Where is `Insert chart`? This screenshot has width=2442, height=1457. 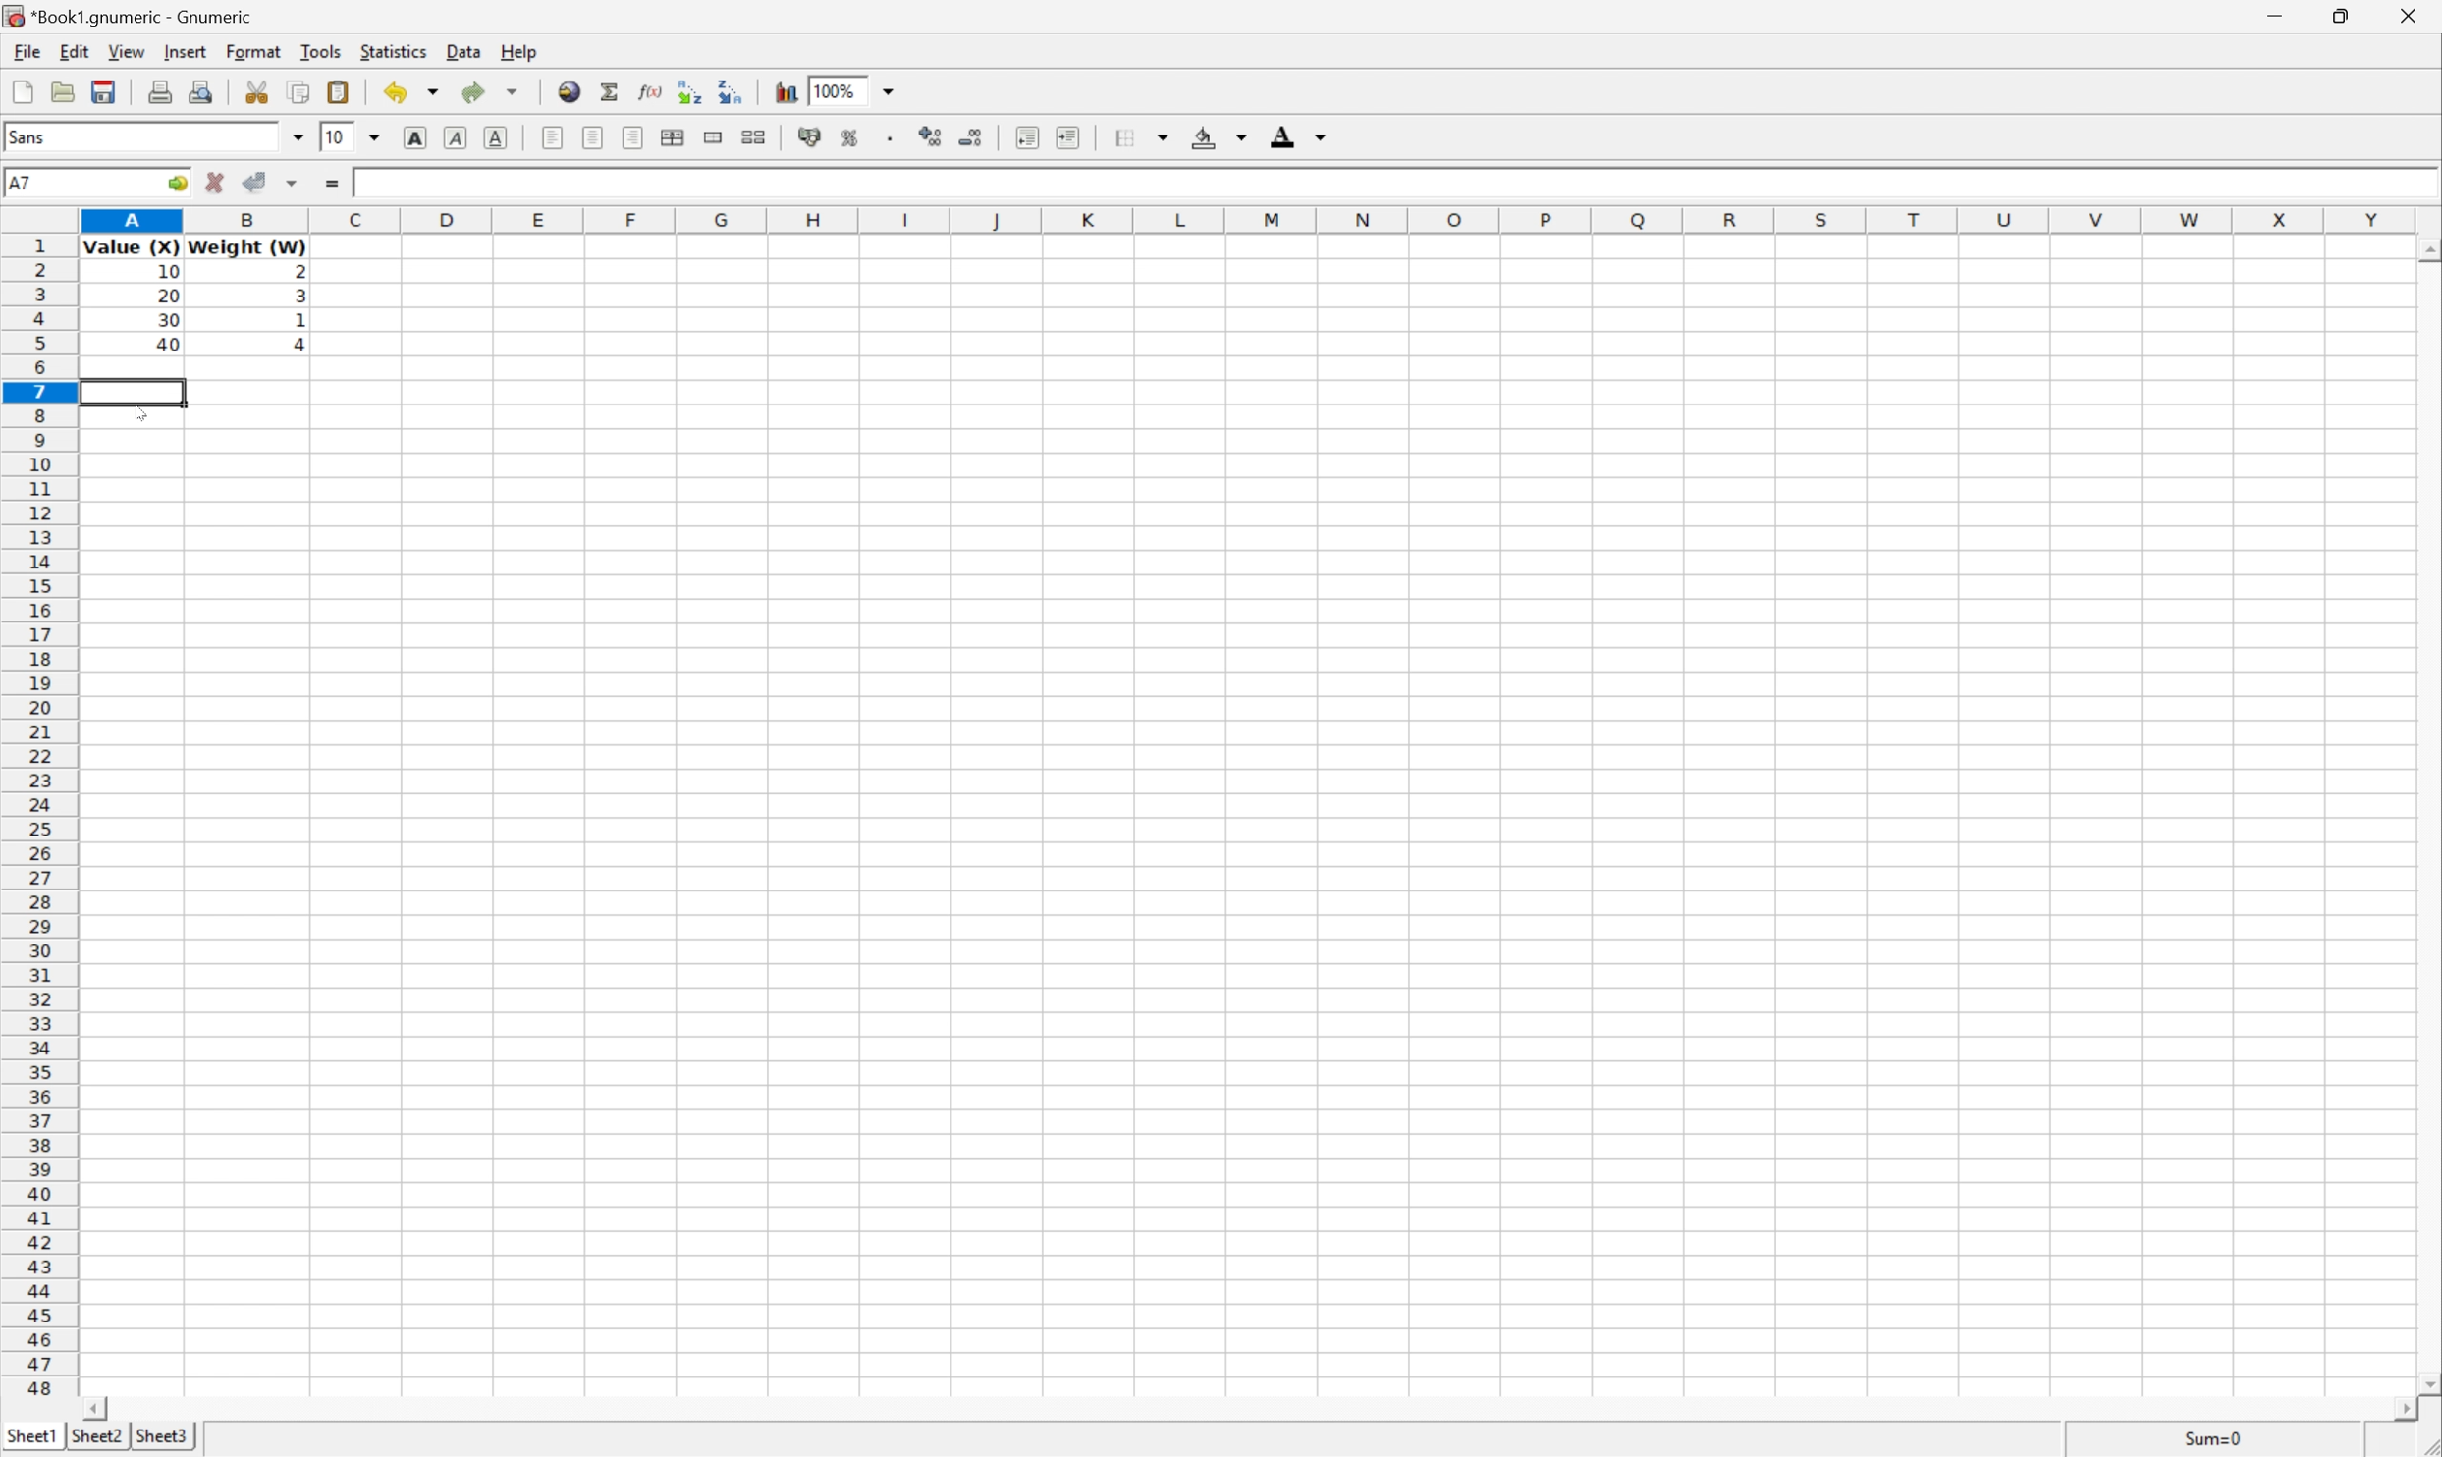 Insert chart is located at coordinates (787, 92).